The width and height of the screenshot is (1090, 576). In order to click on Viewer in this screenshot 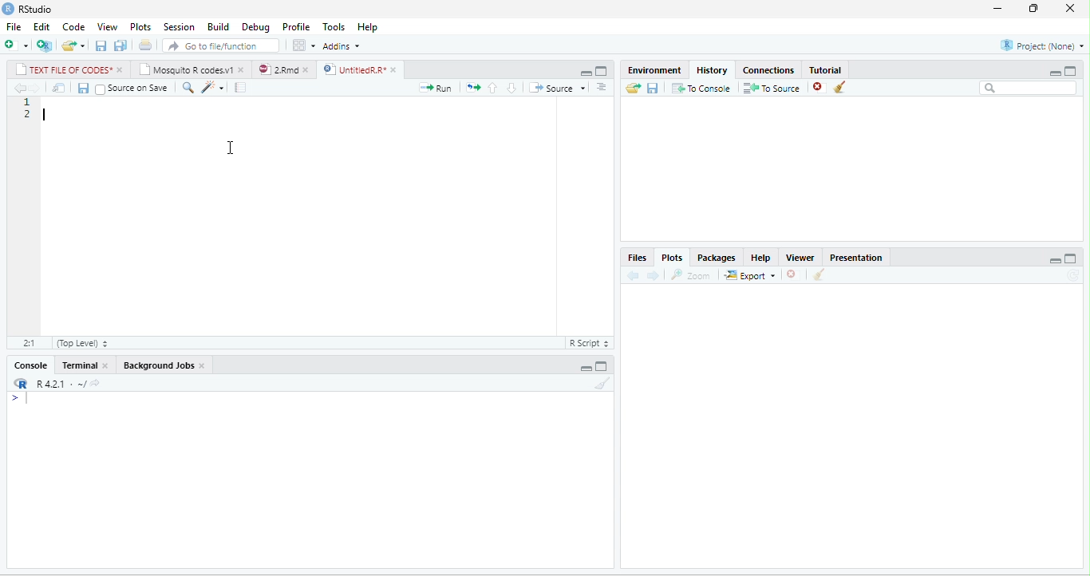, I will do `click(800, 258)`.